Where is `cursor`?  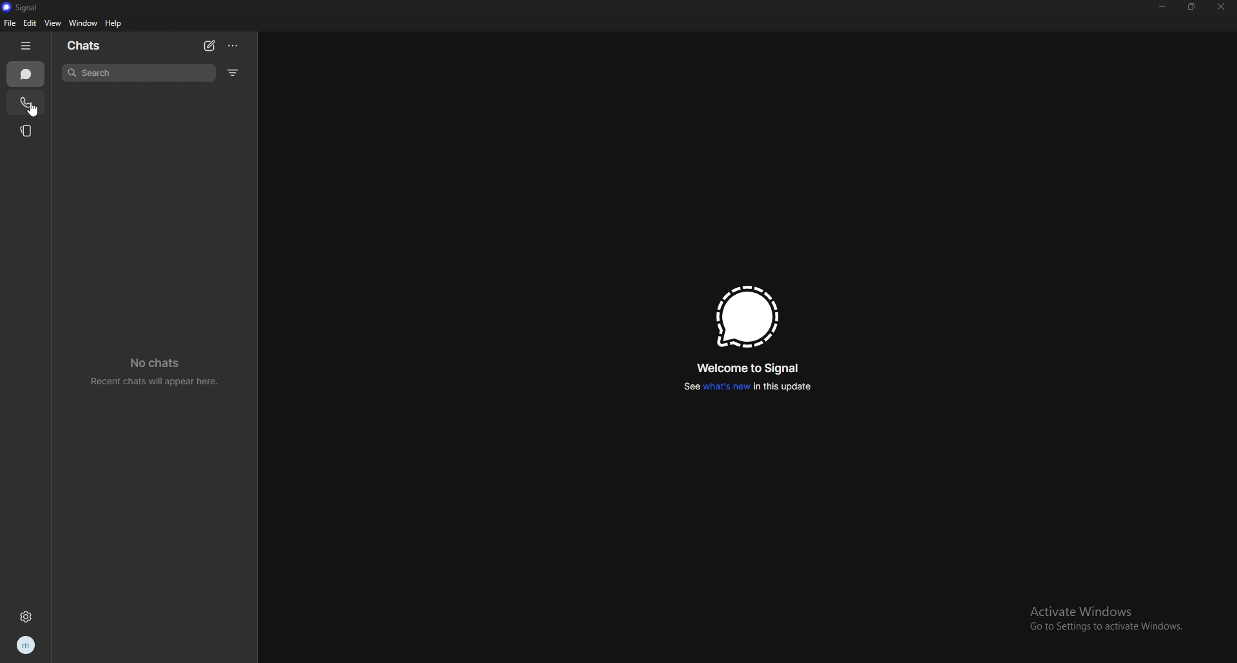 cursor is located at coordinates (32, 110).